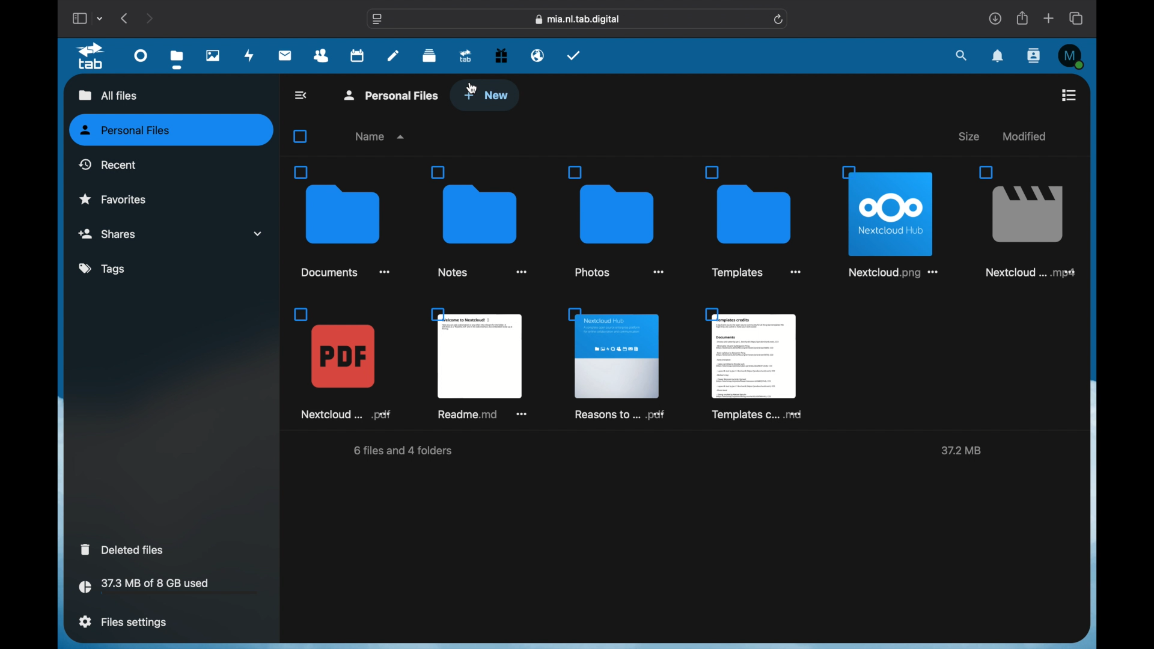  I want to click on file, so click(893, 219).